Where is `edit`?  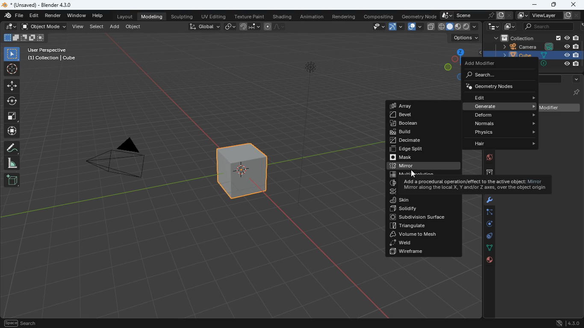
edit is located at coordinates (501, 98).